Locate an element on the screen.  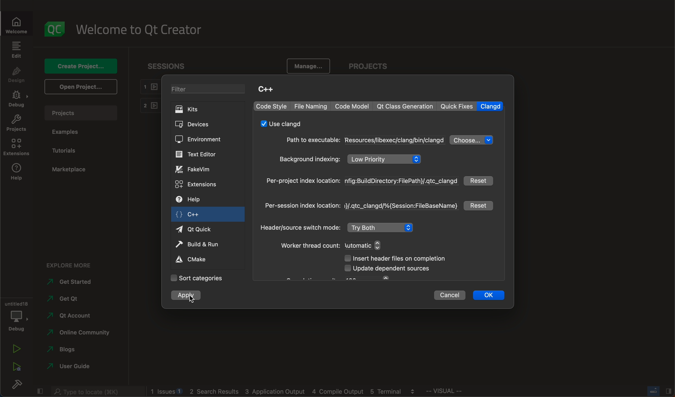
categories is located at coordinates (202, 279).